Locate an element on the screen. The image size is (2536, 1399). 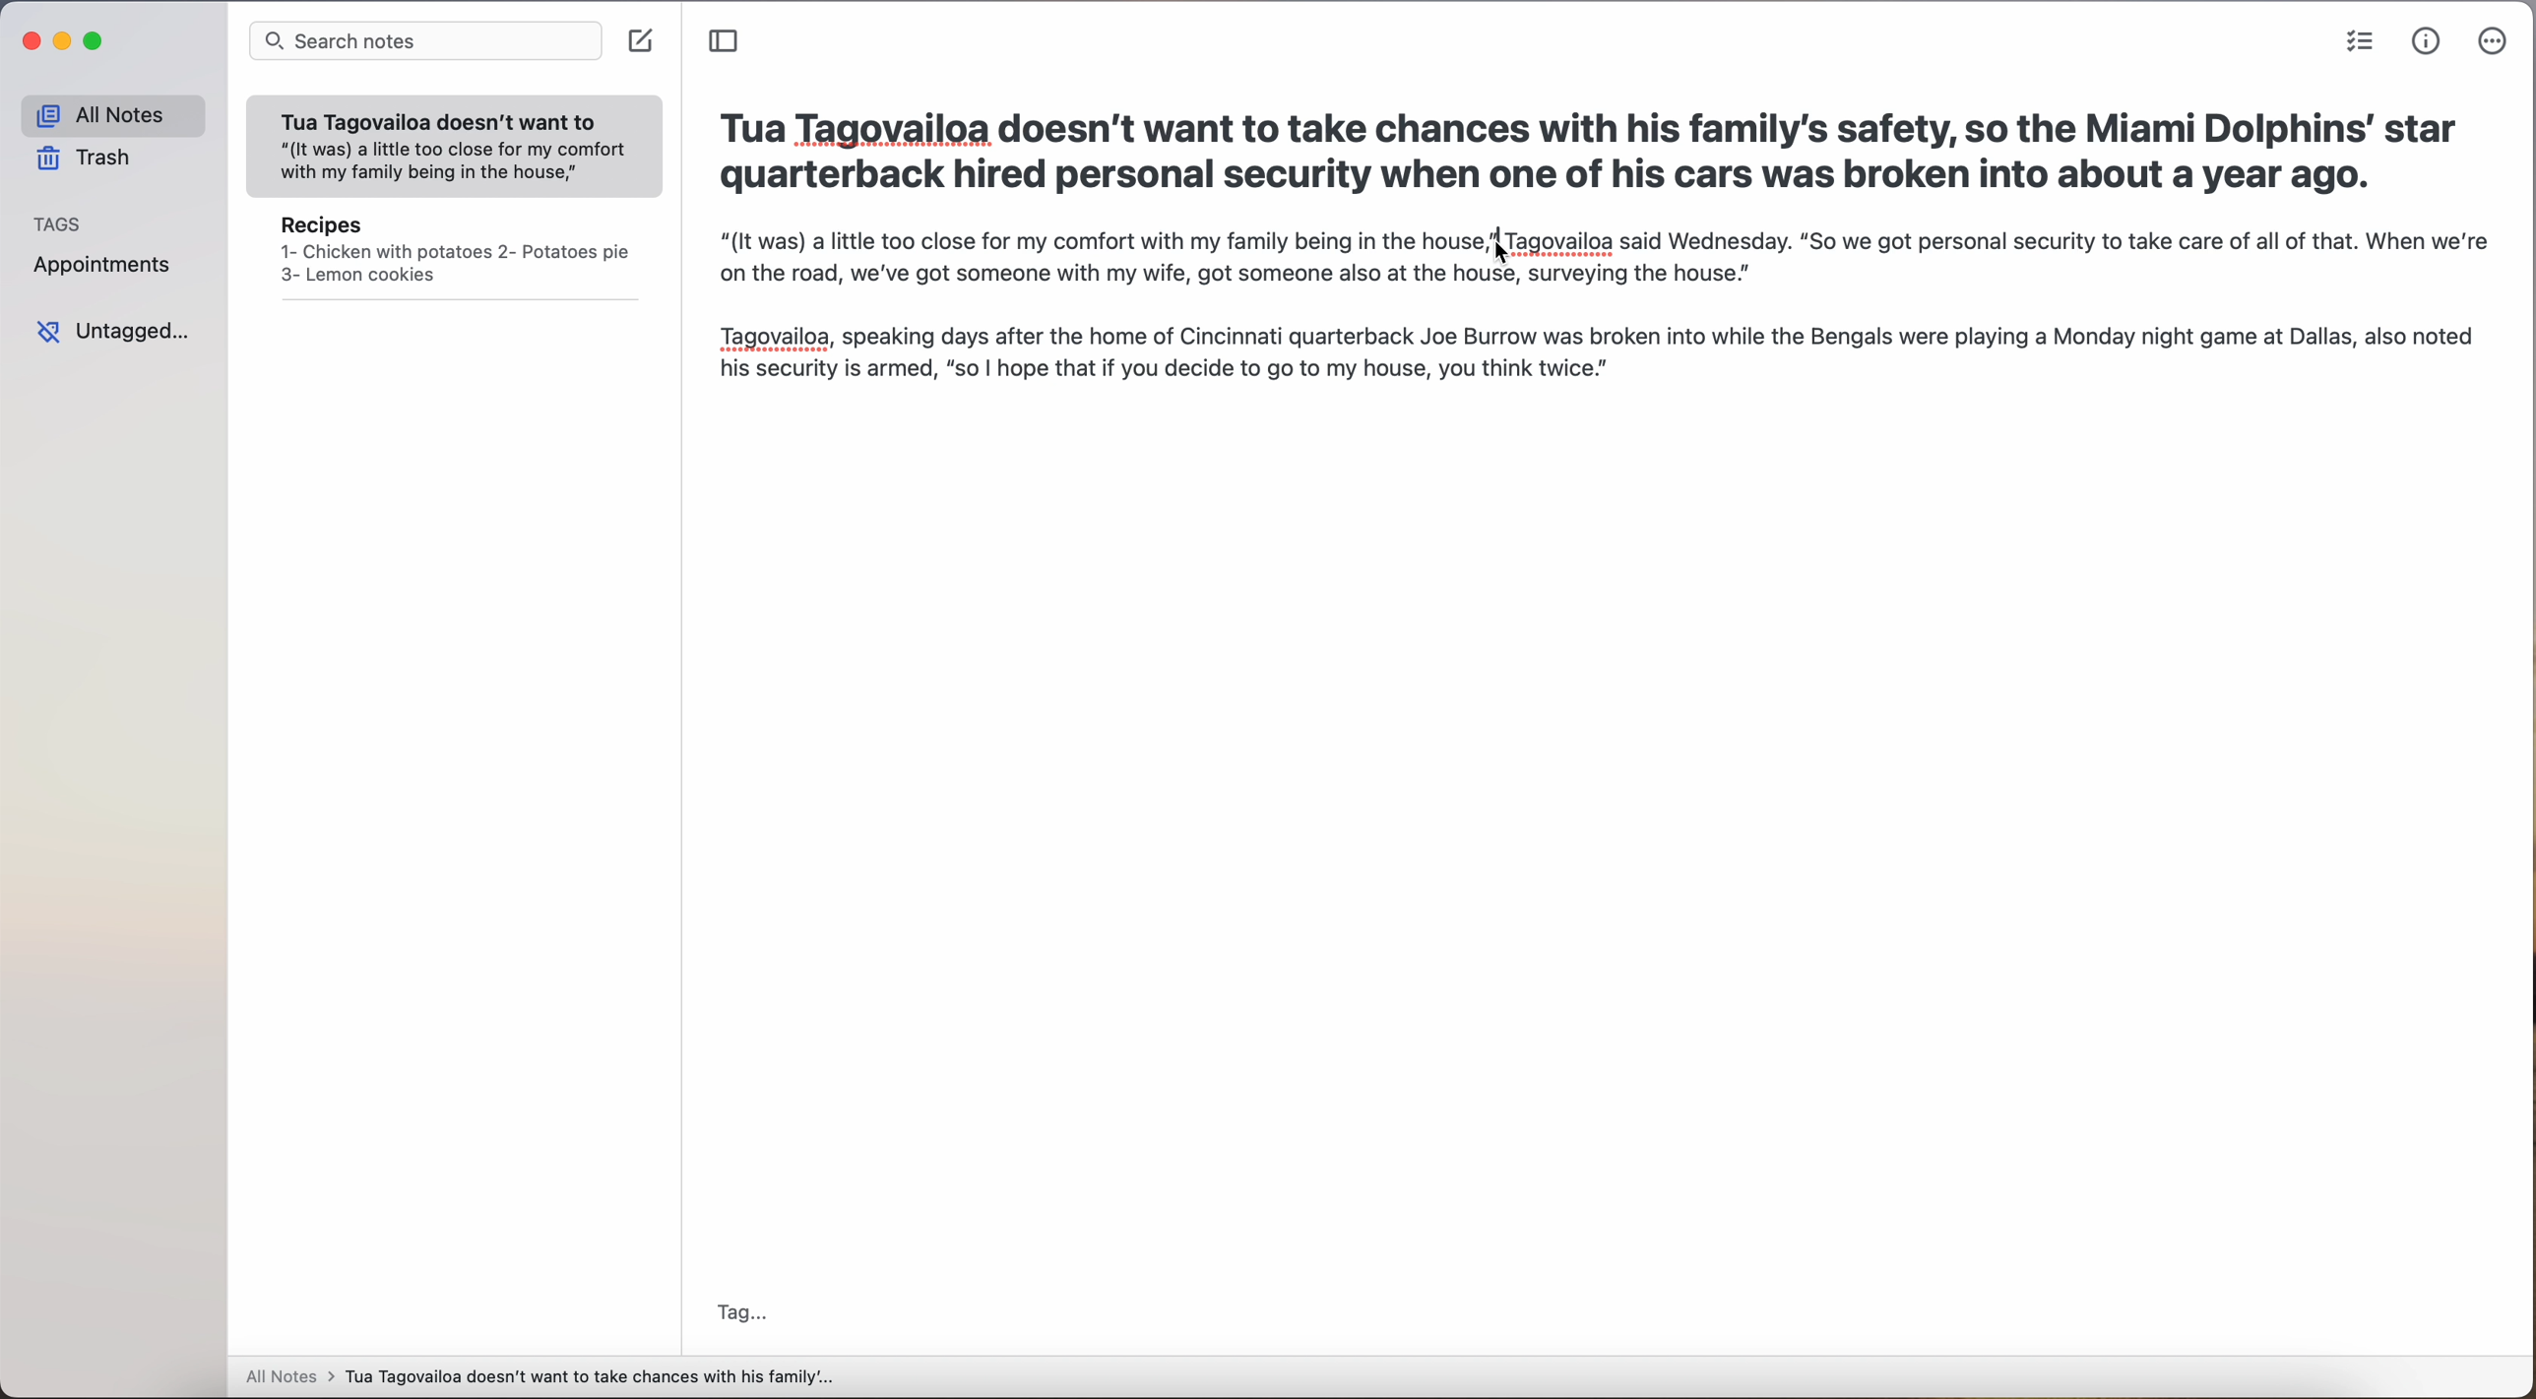
untagged is located at coordinates (112, 332).